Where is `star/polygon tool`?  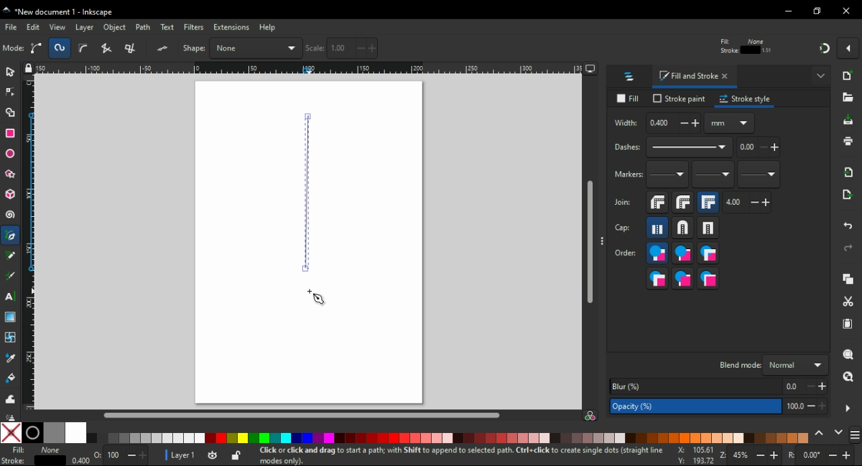
star/polygon tool is located at coordinates (11, 174).